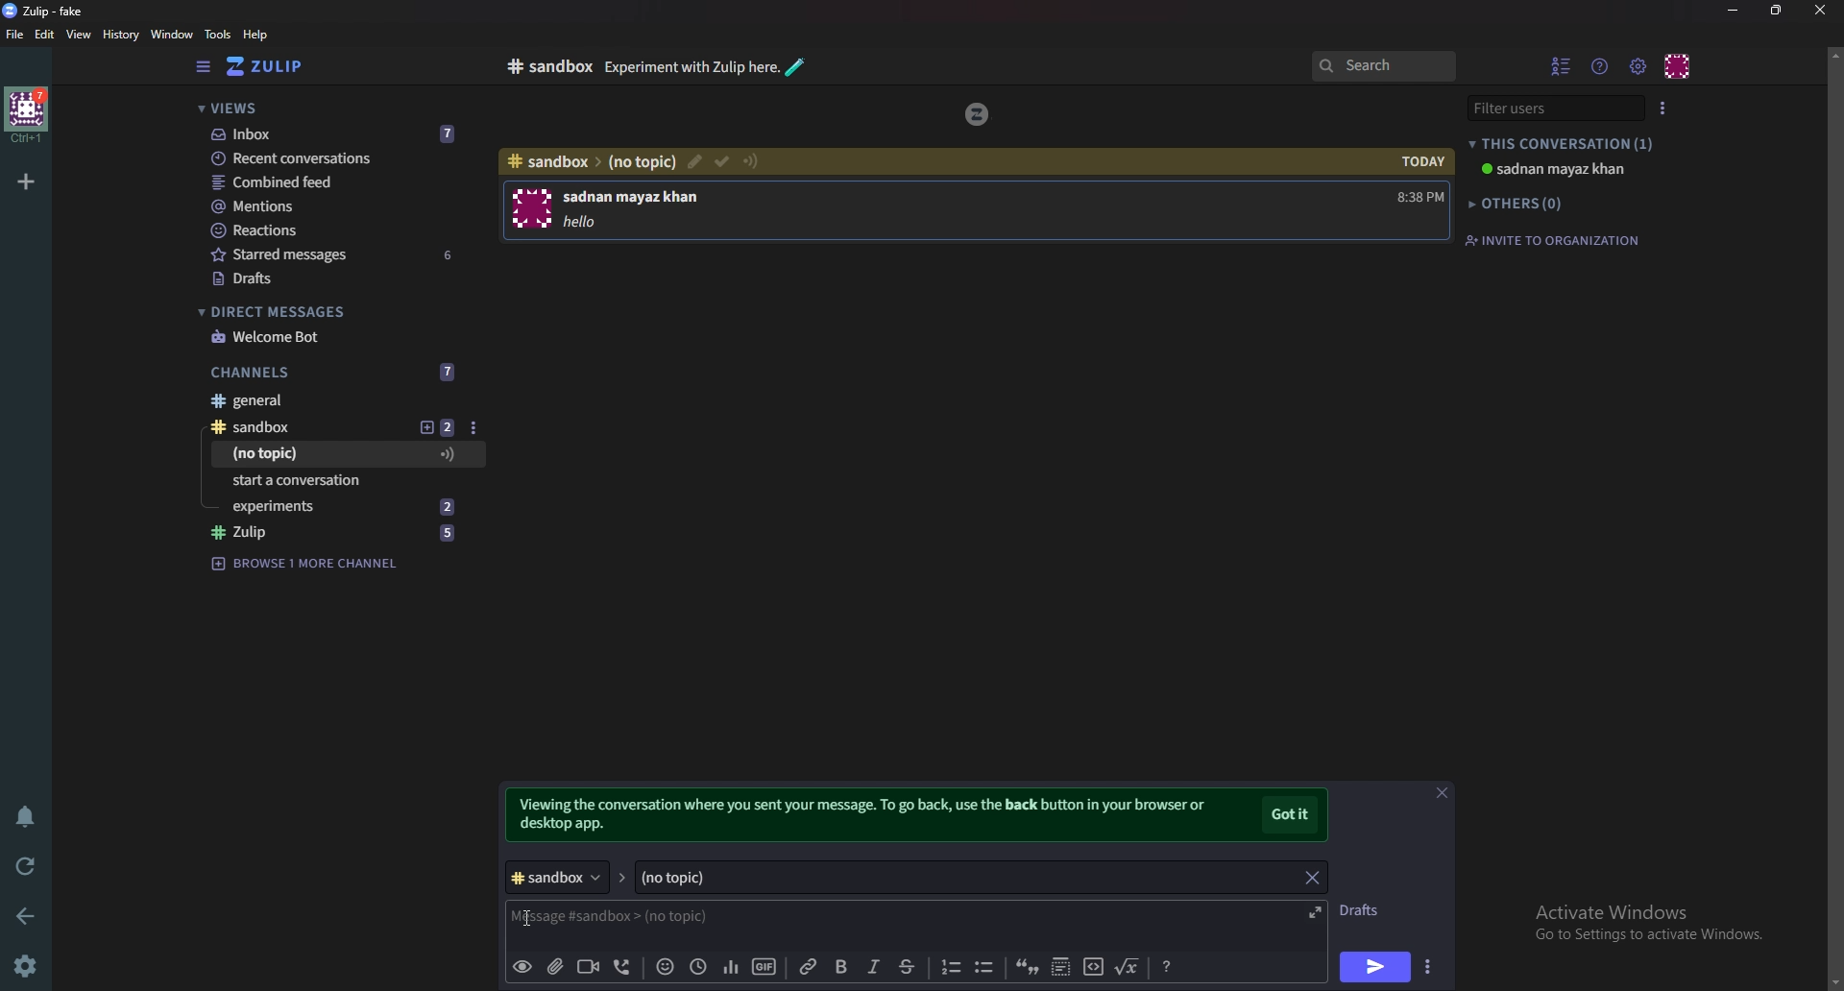  I want to click on welcome bot, so click(333, 336).